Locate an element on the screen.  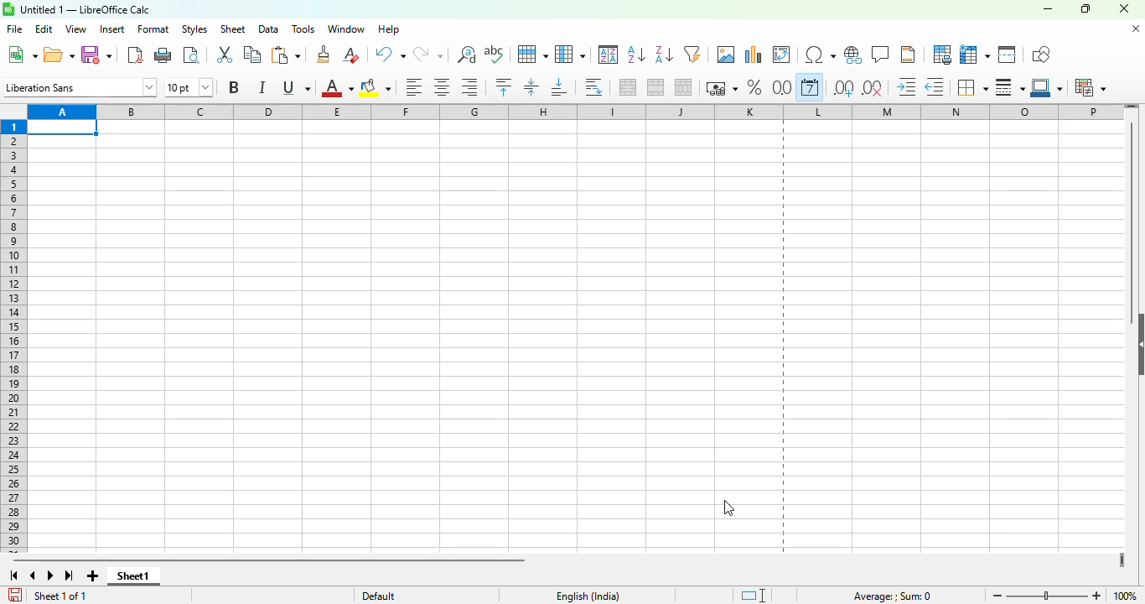
clear direct formatting is located at coordinates (351, 55).